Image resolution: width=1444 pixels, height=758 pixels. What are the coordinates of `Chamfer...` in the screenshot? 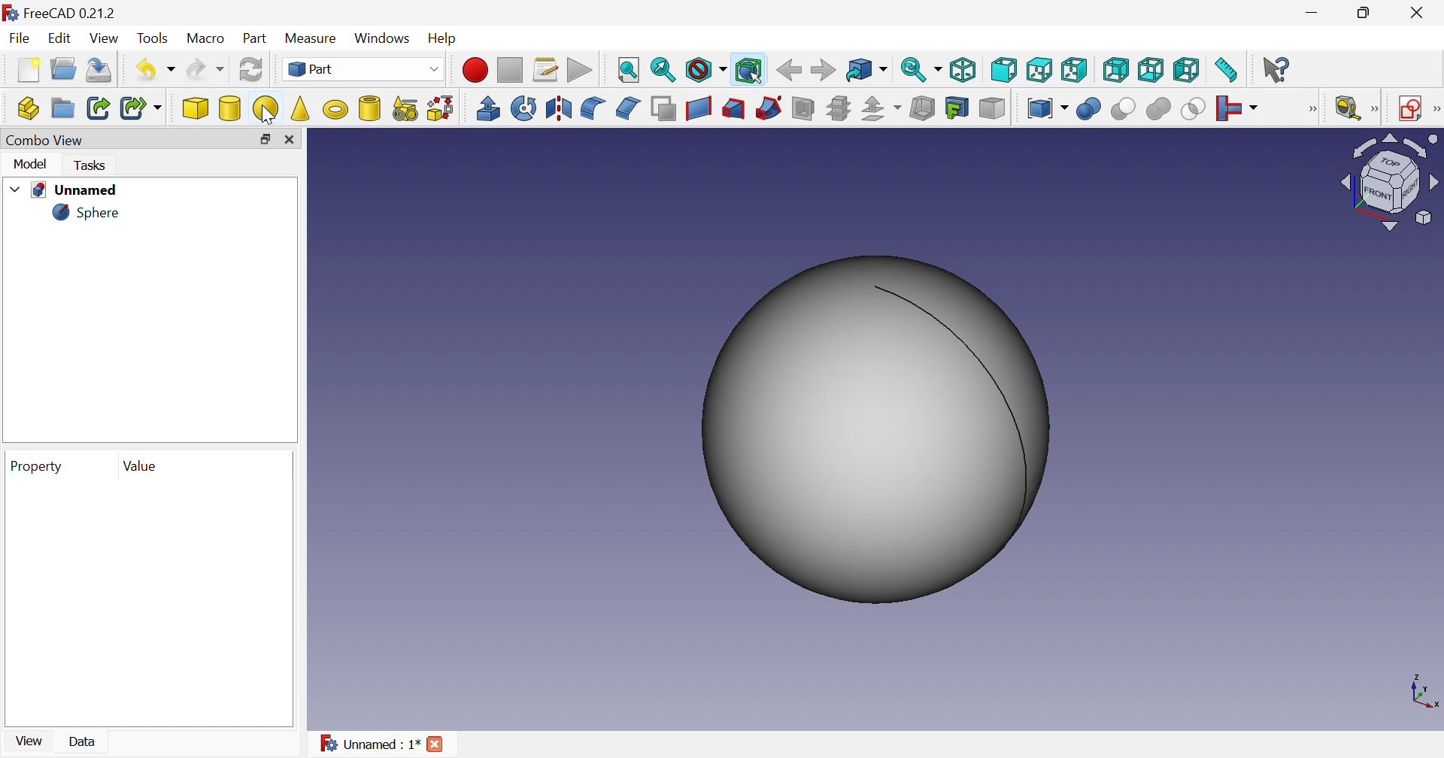 It's located at (629, 108).